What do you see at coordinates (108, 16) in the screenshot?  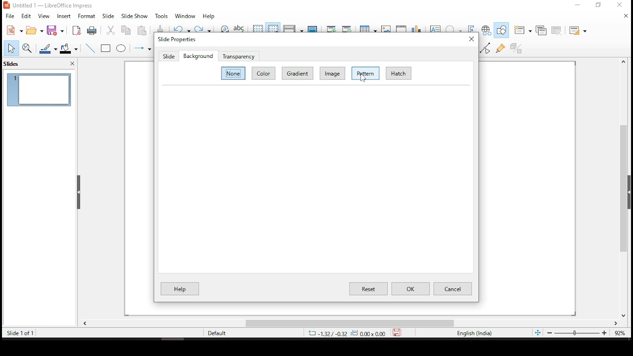 I see `slide` at bounding box center [108, 16].